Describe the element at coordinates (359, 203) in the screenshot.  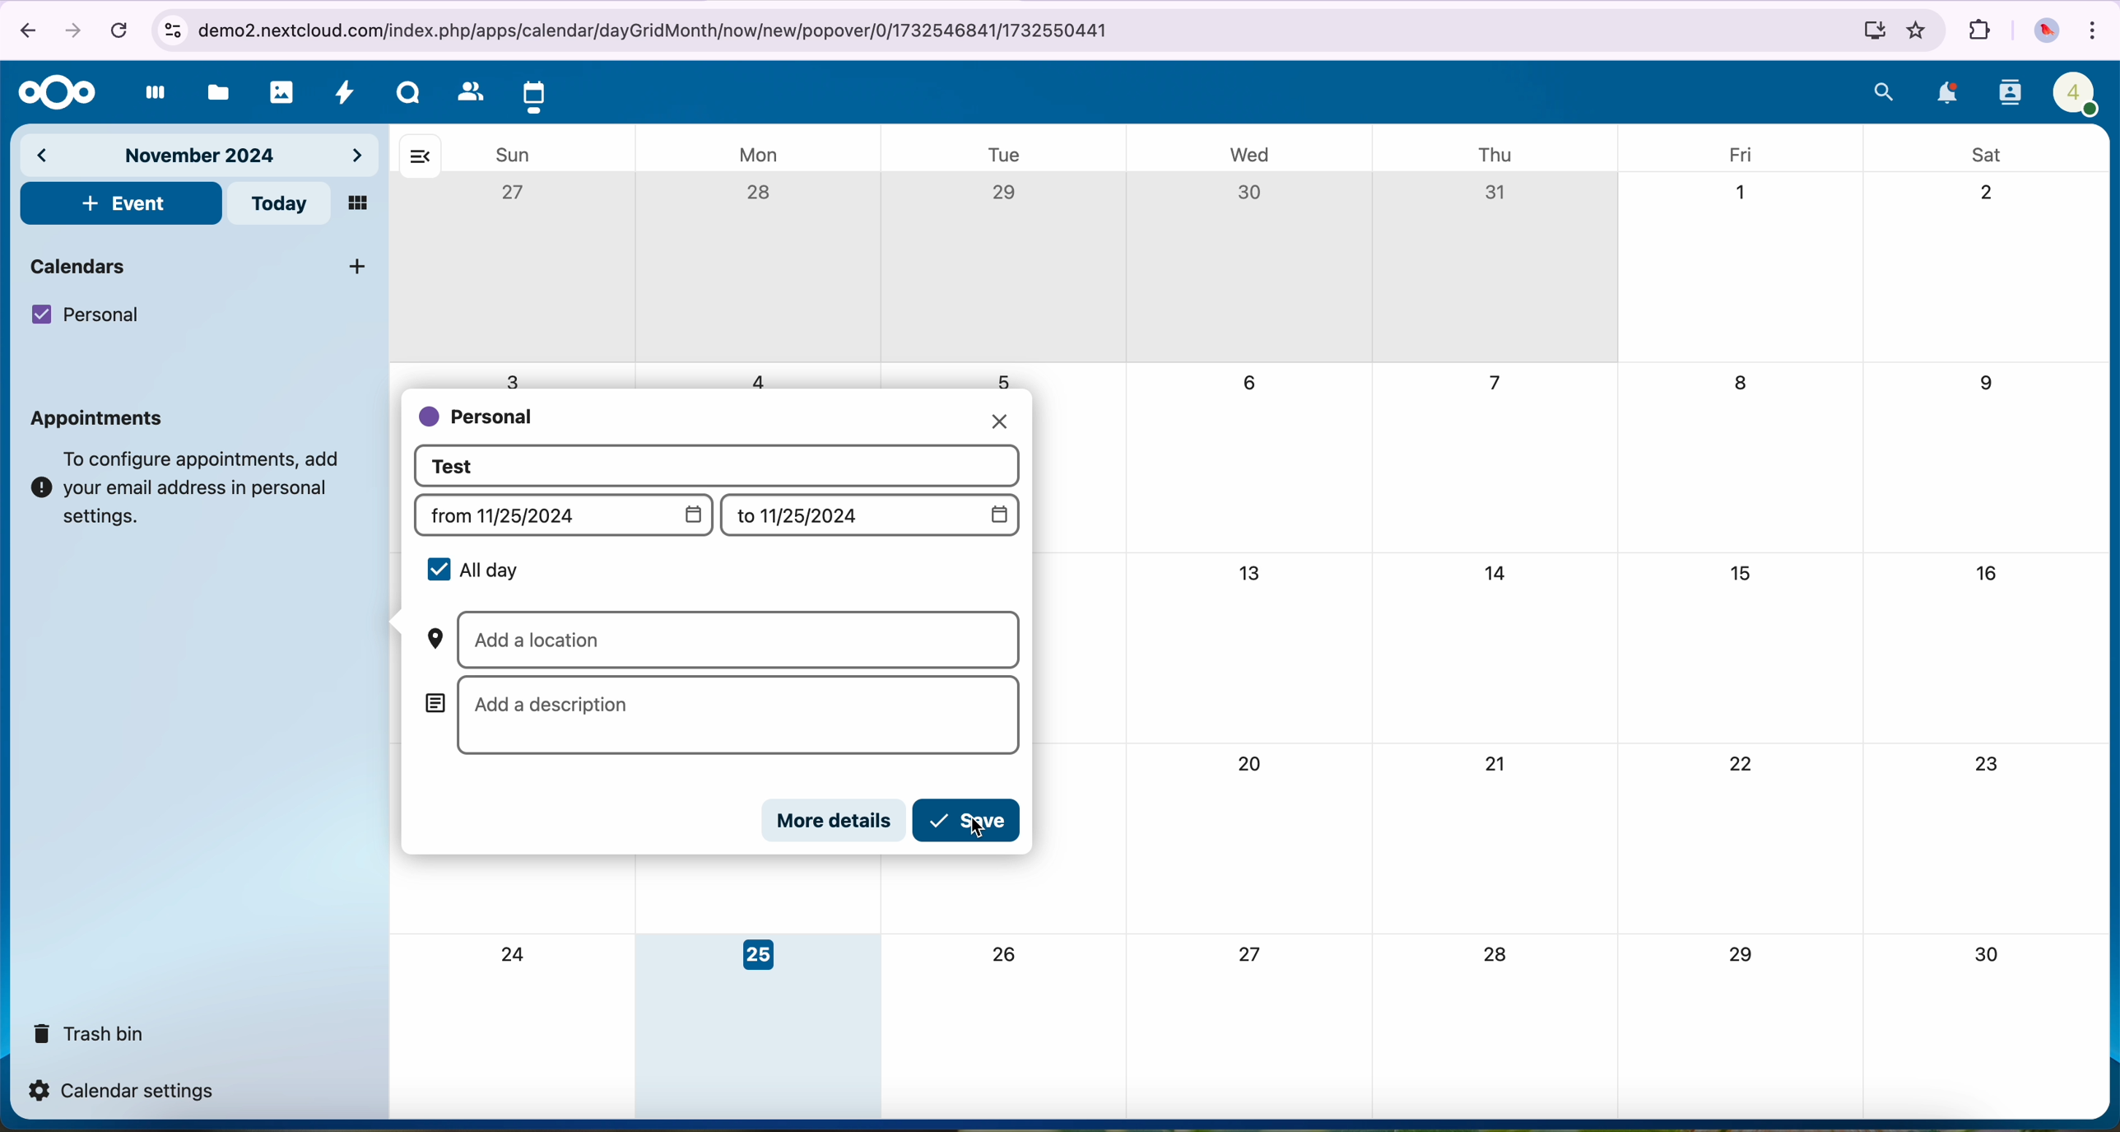
I see `mosaic view` at that location.